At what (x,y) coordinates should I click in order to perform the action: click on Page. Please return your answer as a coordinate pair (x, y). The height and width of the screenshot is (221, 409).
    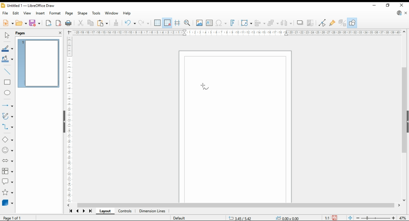
    Looking at the image, I should click on (235, 125).